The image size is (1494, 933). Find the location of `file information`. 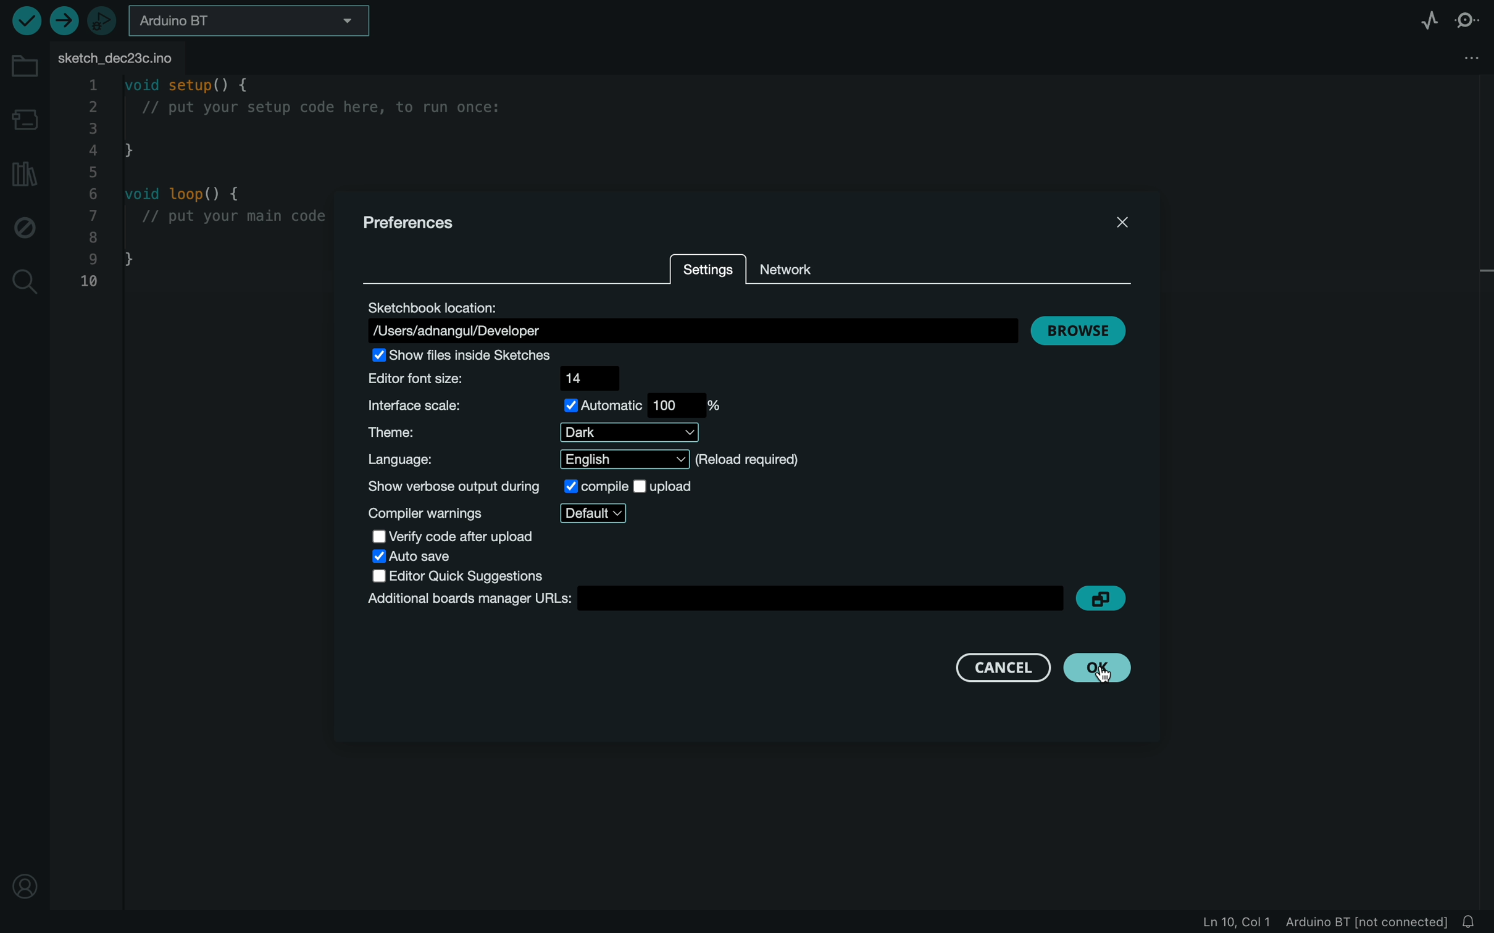

file information is located at coordinates (1324, 922).